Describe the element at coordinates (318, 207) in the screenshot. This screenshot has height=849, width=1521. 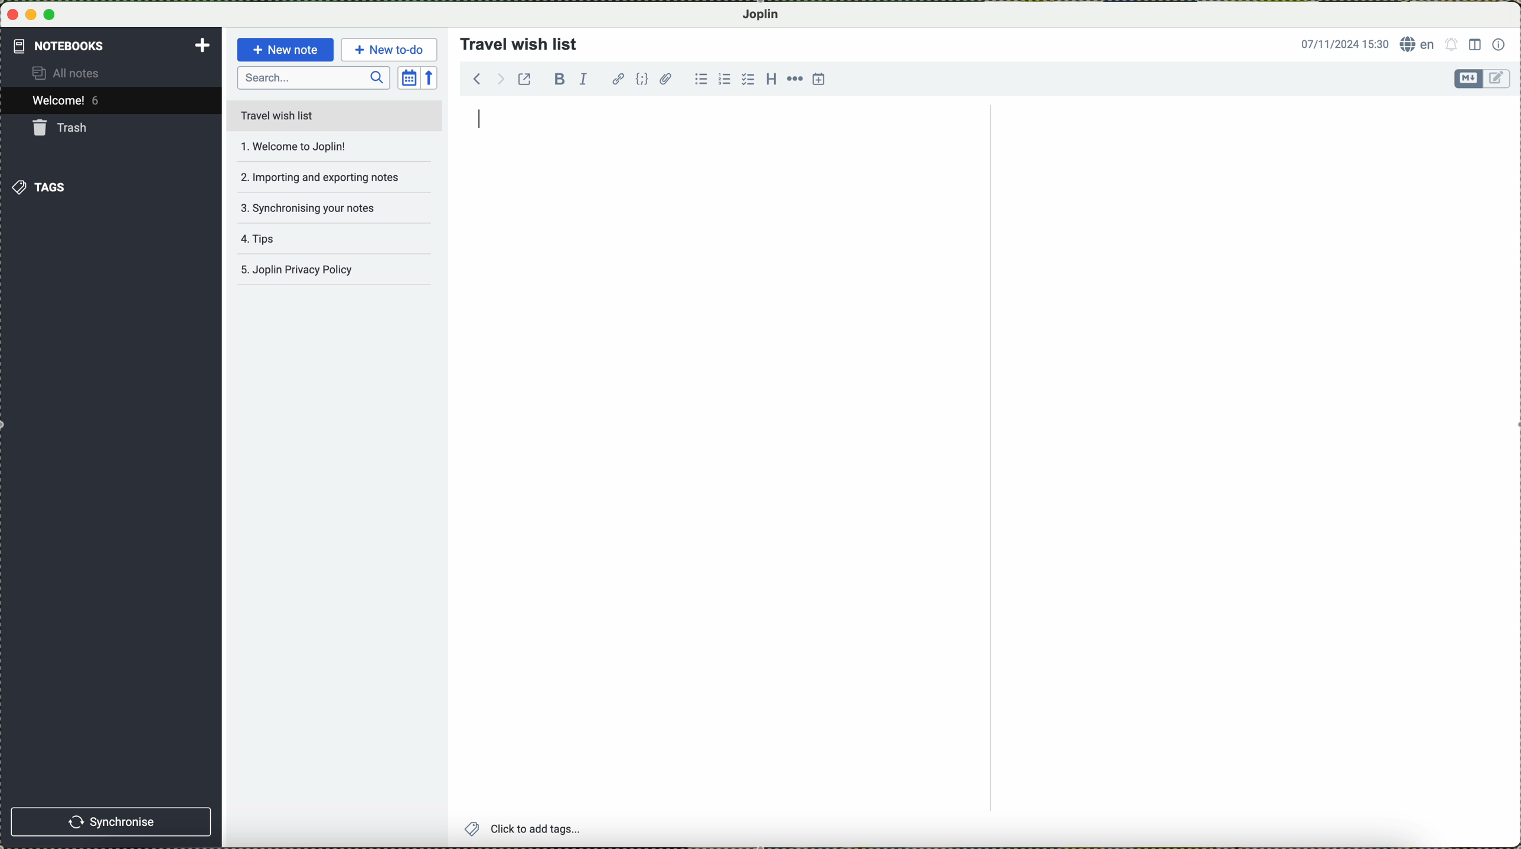
I see `synchronising your notes` at that location.